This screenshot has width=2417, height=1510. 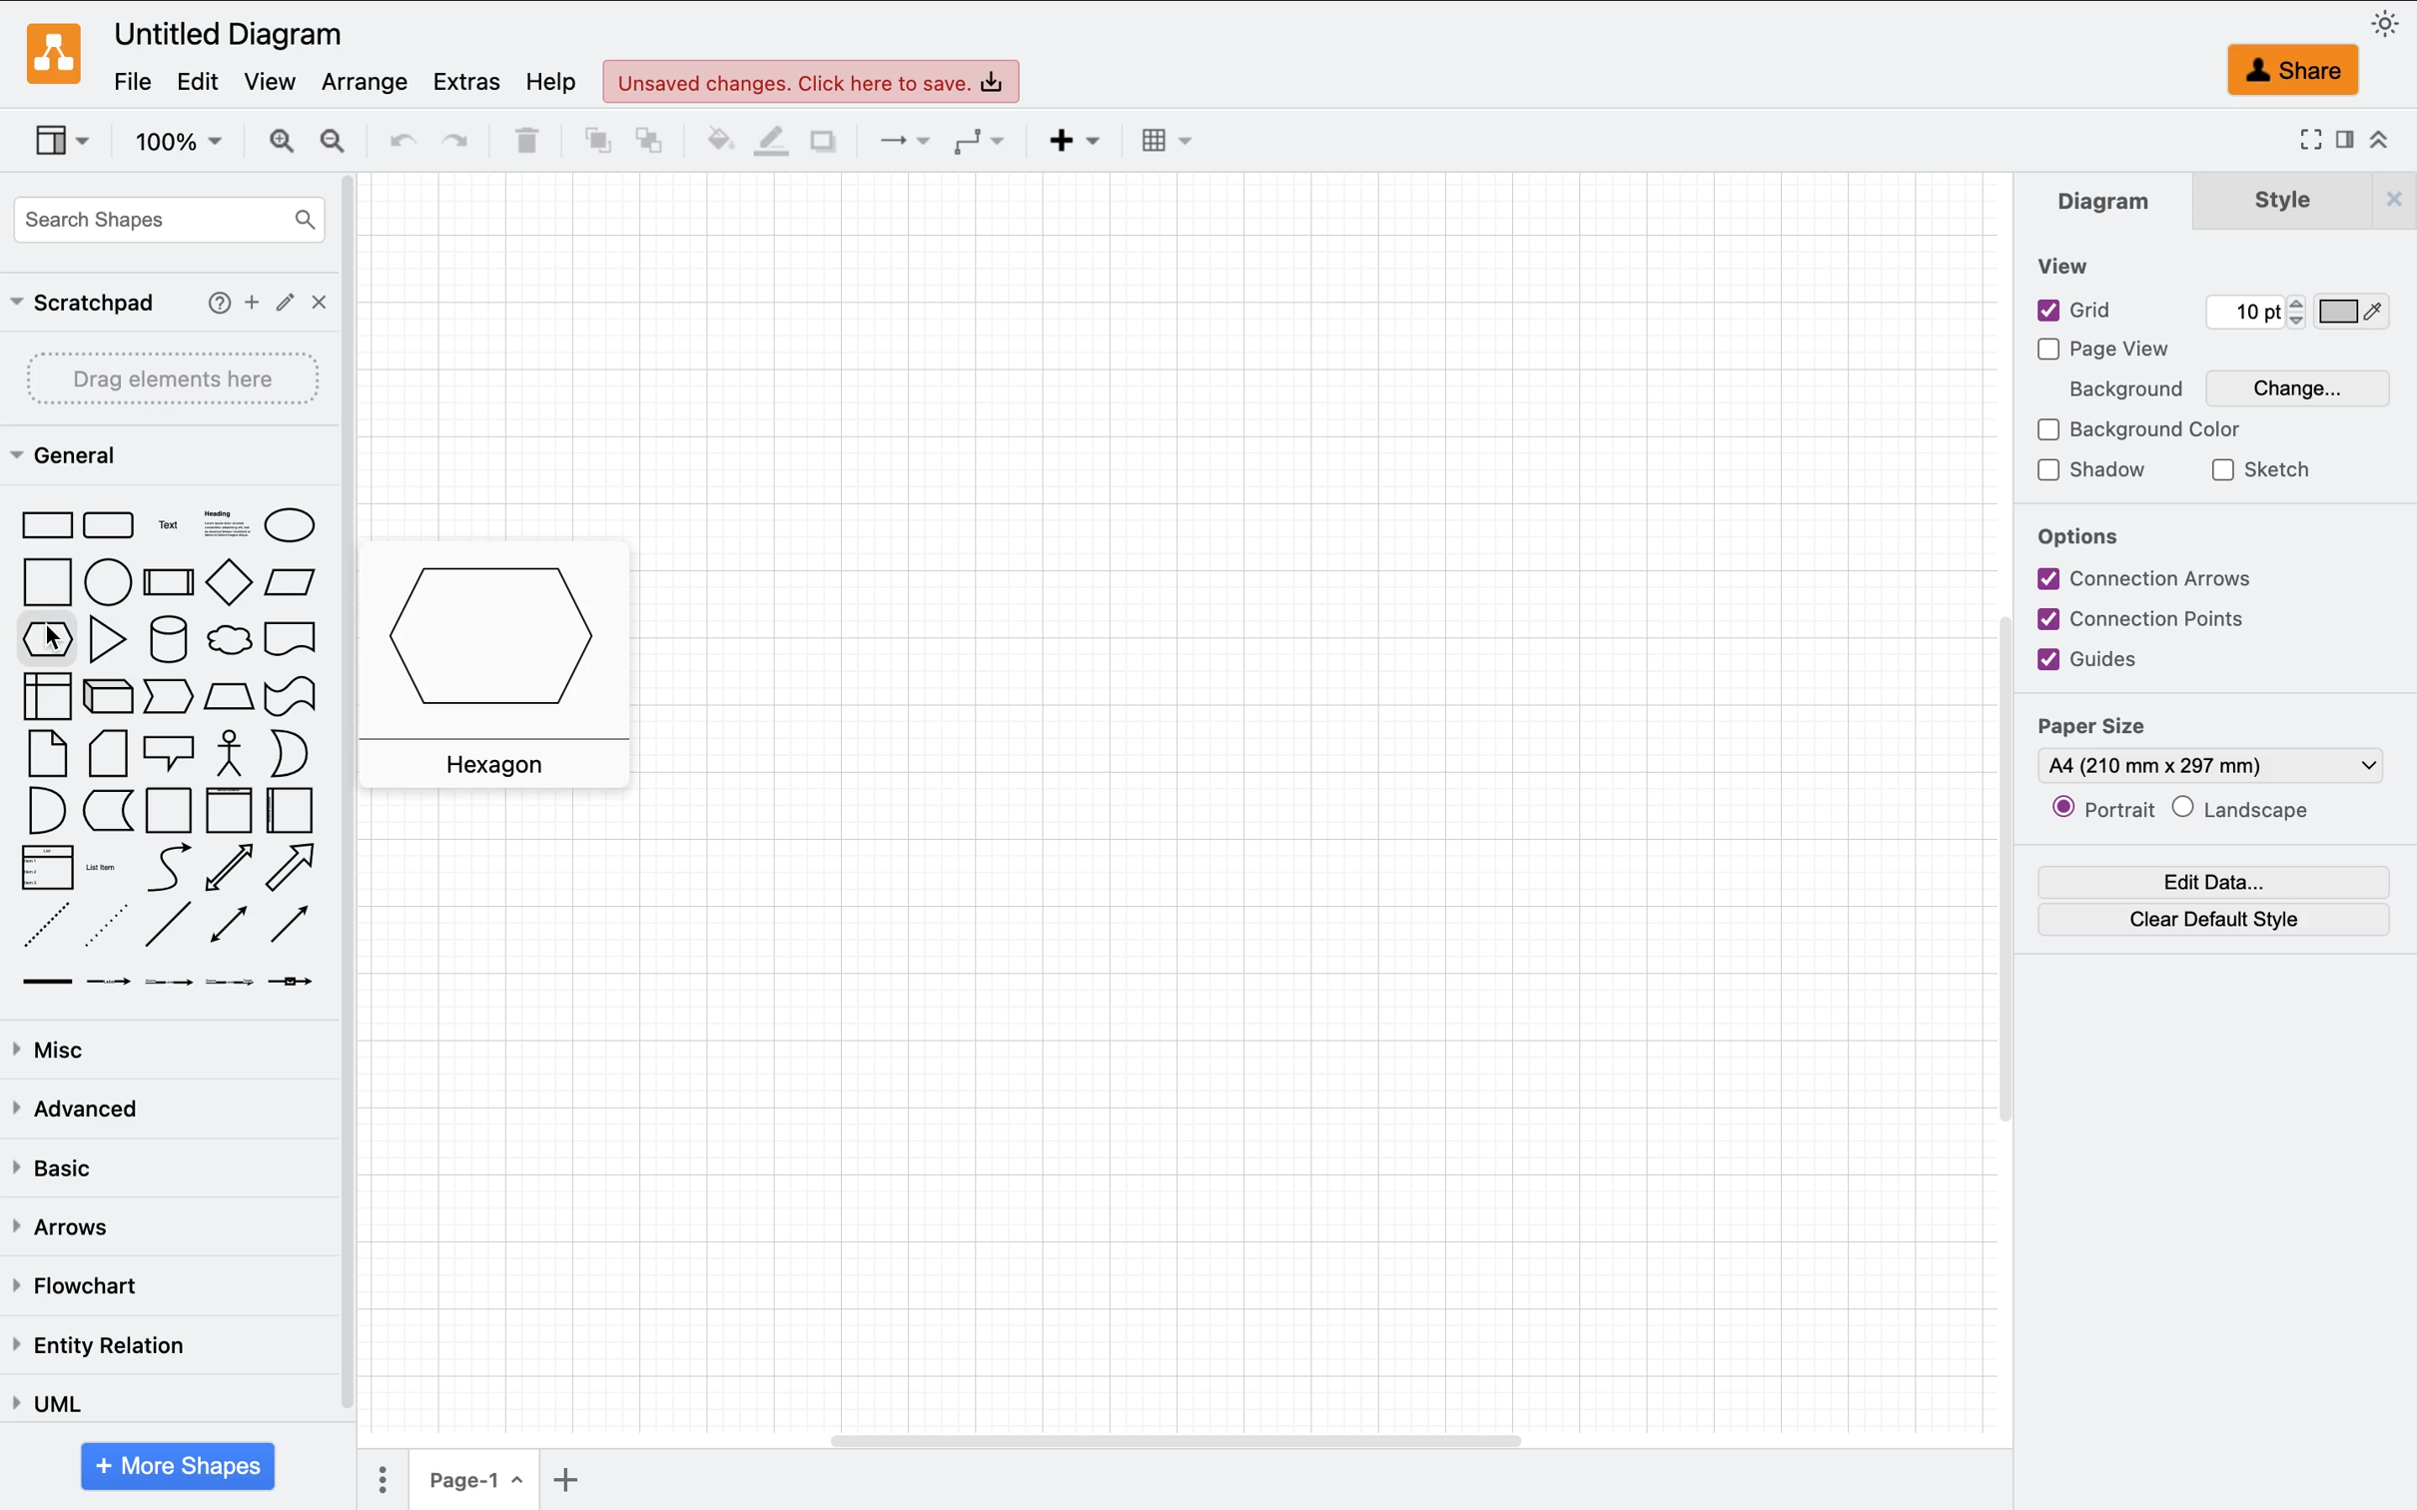 I want to click on clear default style, so click(x=2218, y=920).